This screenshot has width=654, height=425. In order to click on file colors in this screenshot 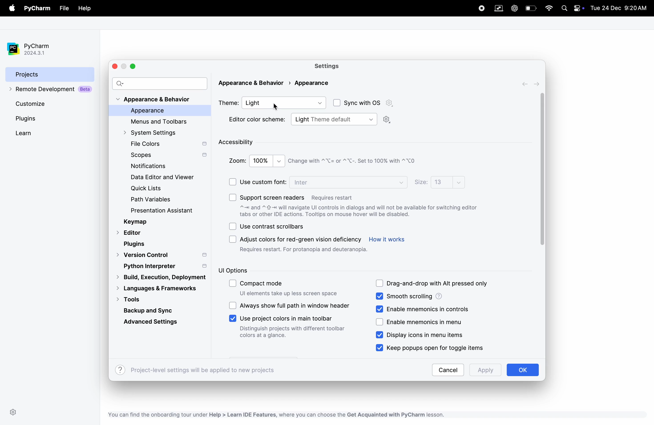, I will do `click(167, 144)`.